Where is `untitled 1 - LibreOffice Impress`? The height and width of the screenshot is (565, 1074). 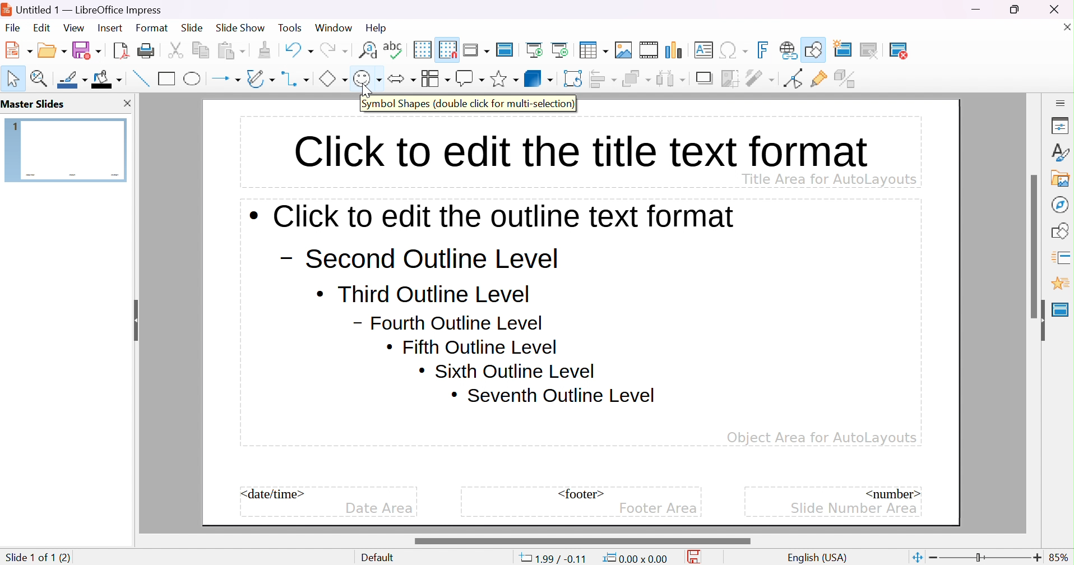 untitled 1 - LibreOffice Impress is located at coordinates (82, 8).